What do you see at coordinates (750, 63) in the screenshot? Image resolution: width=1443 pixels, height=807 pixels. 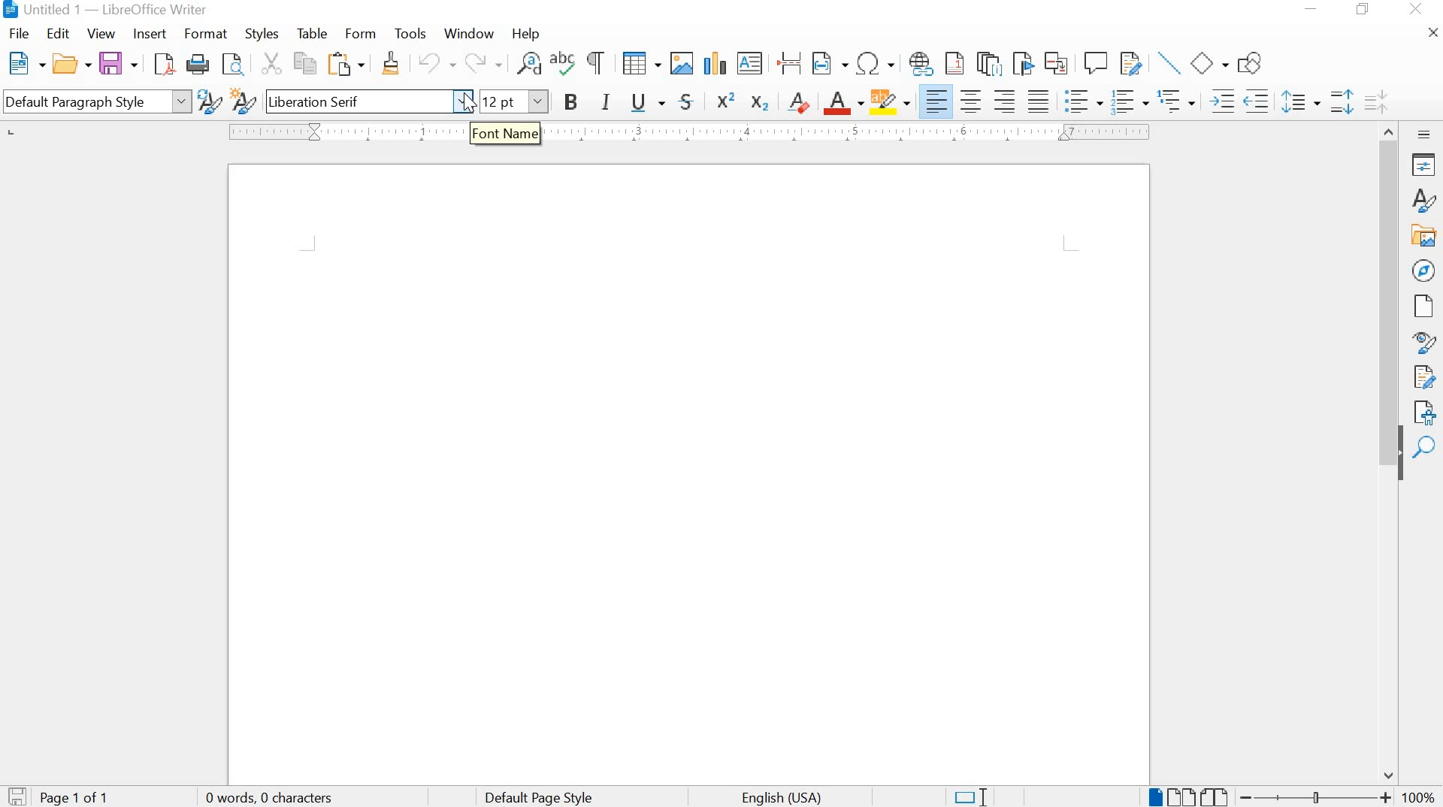 I see `INSERT TEXT BOX` at bounding box center [750, 63].